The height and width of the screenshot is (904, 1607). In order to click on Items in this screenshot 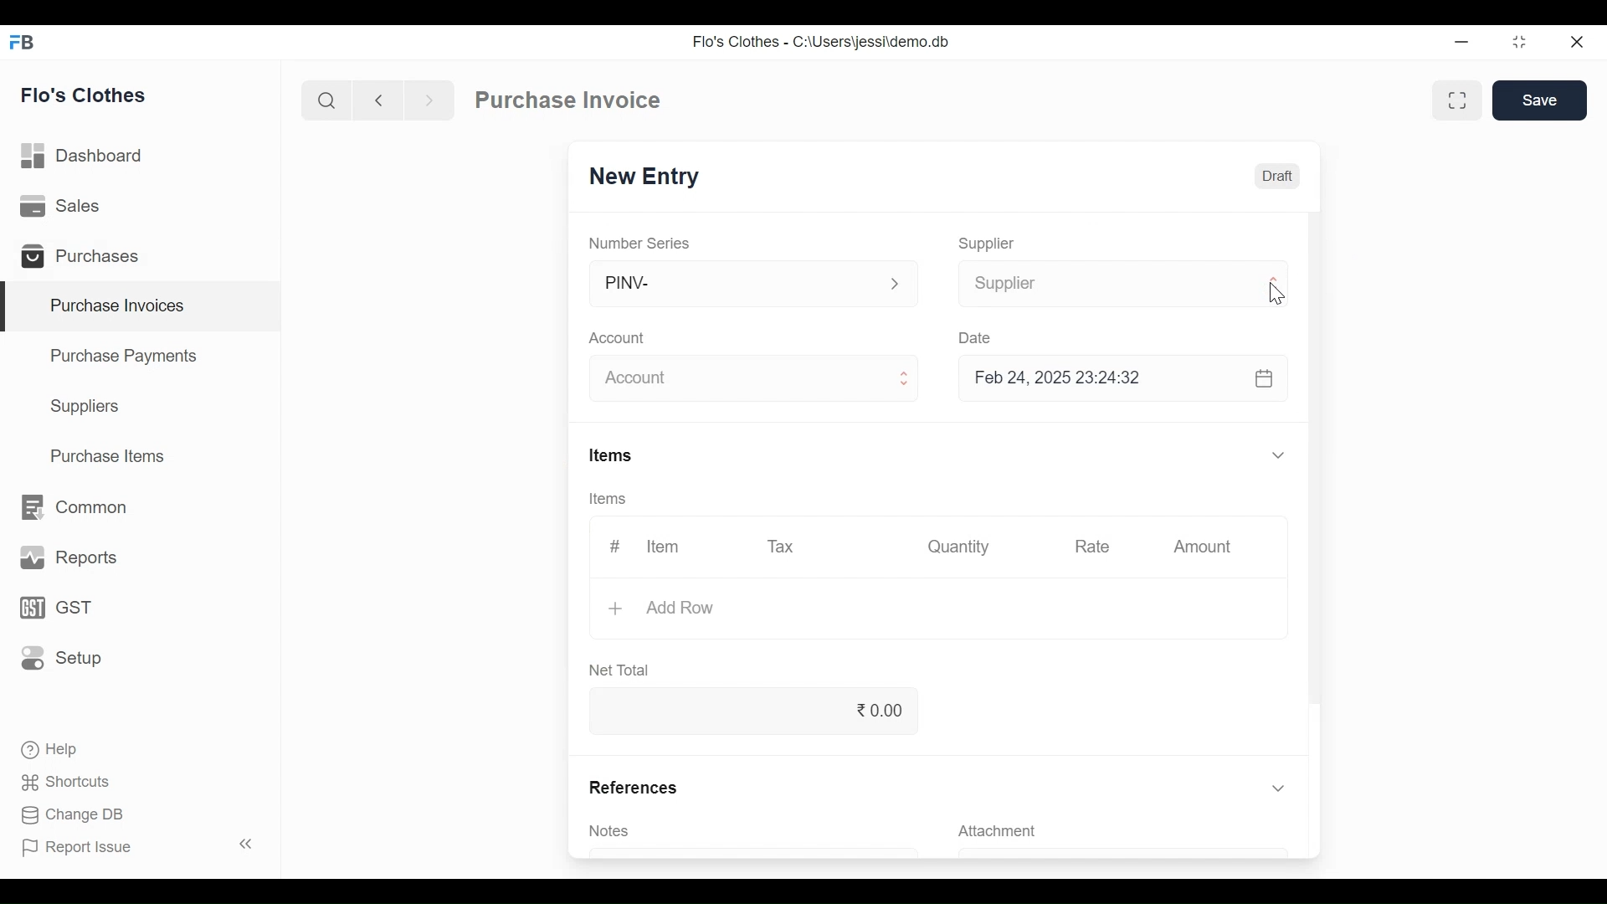, I will do `click(606, 499)`.